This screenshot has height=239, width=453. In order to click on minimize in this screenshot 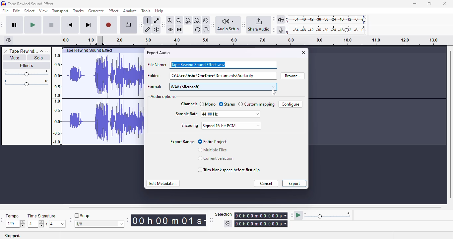, I will do `click(414, 4)`.